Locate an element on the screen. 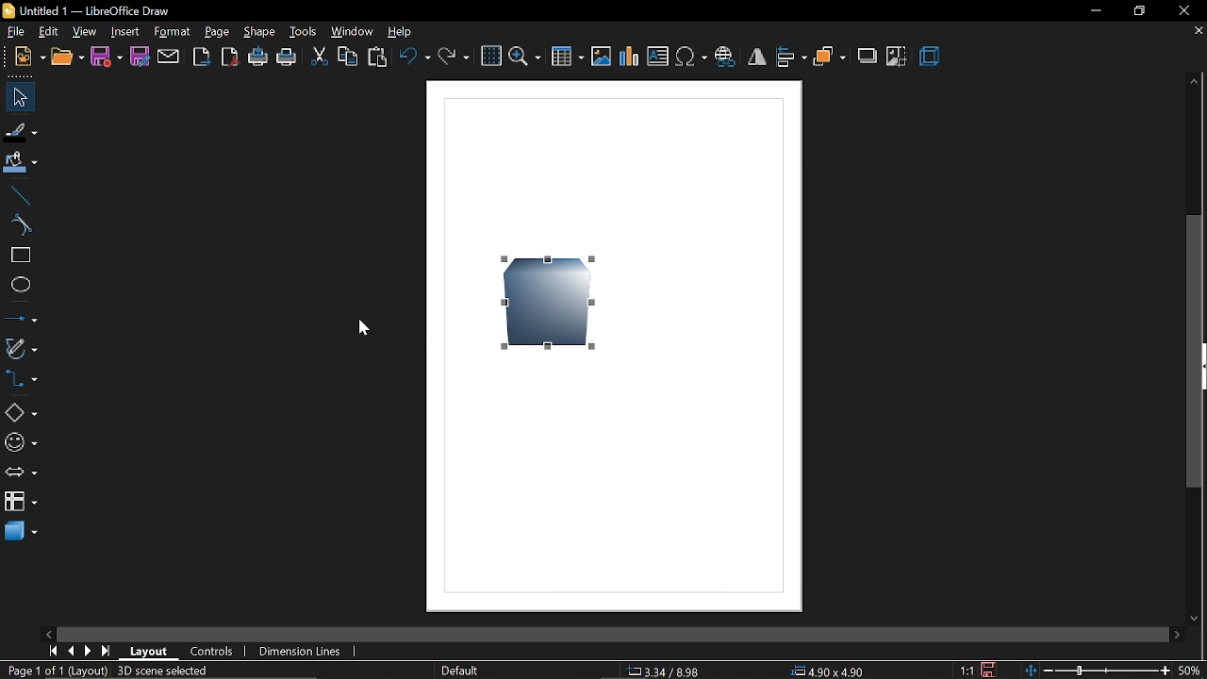 The image size is (1207, 679). undo is located at coordinates (415, 58).